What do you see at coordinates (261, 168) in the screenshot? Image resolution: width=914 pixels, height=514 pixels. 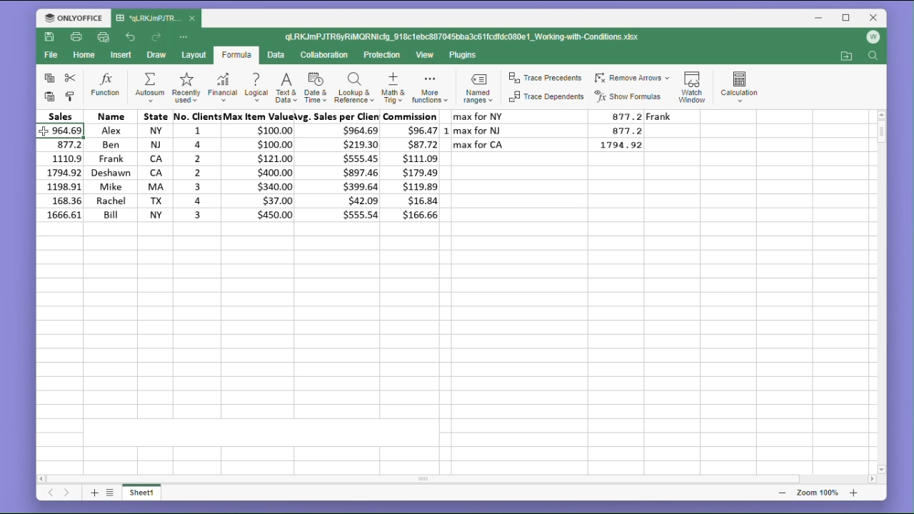 I see `max item values` at bounding box center [261, 168].